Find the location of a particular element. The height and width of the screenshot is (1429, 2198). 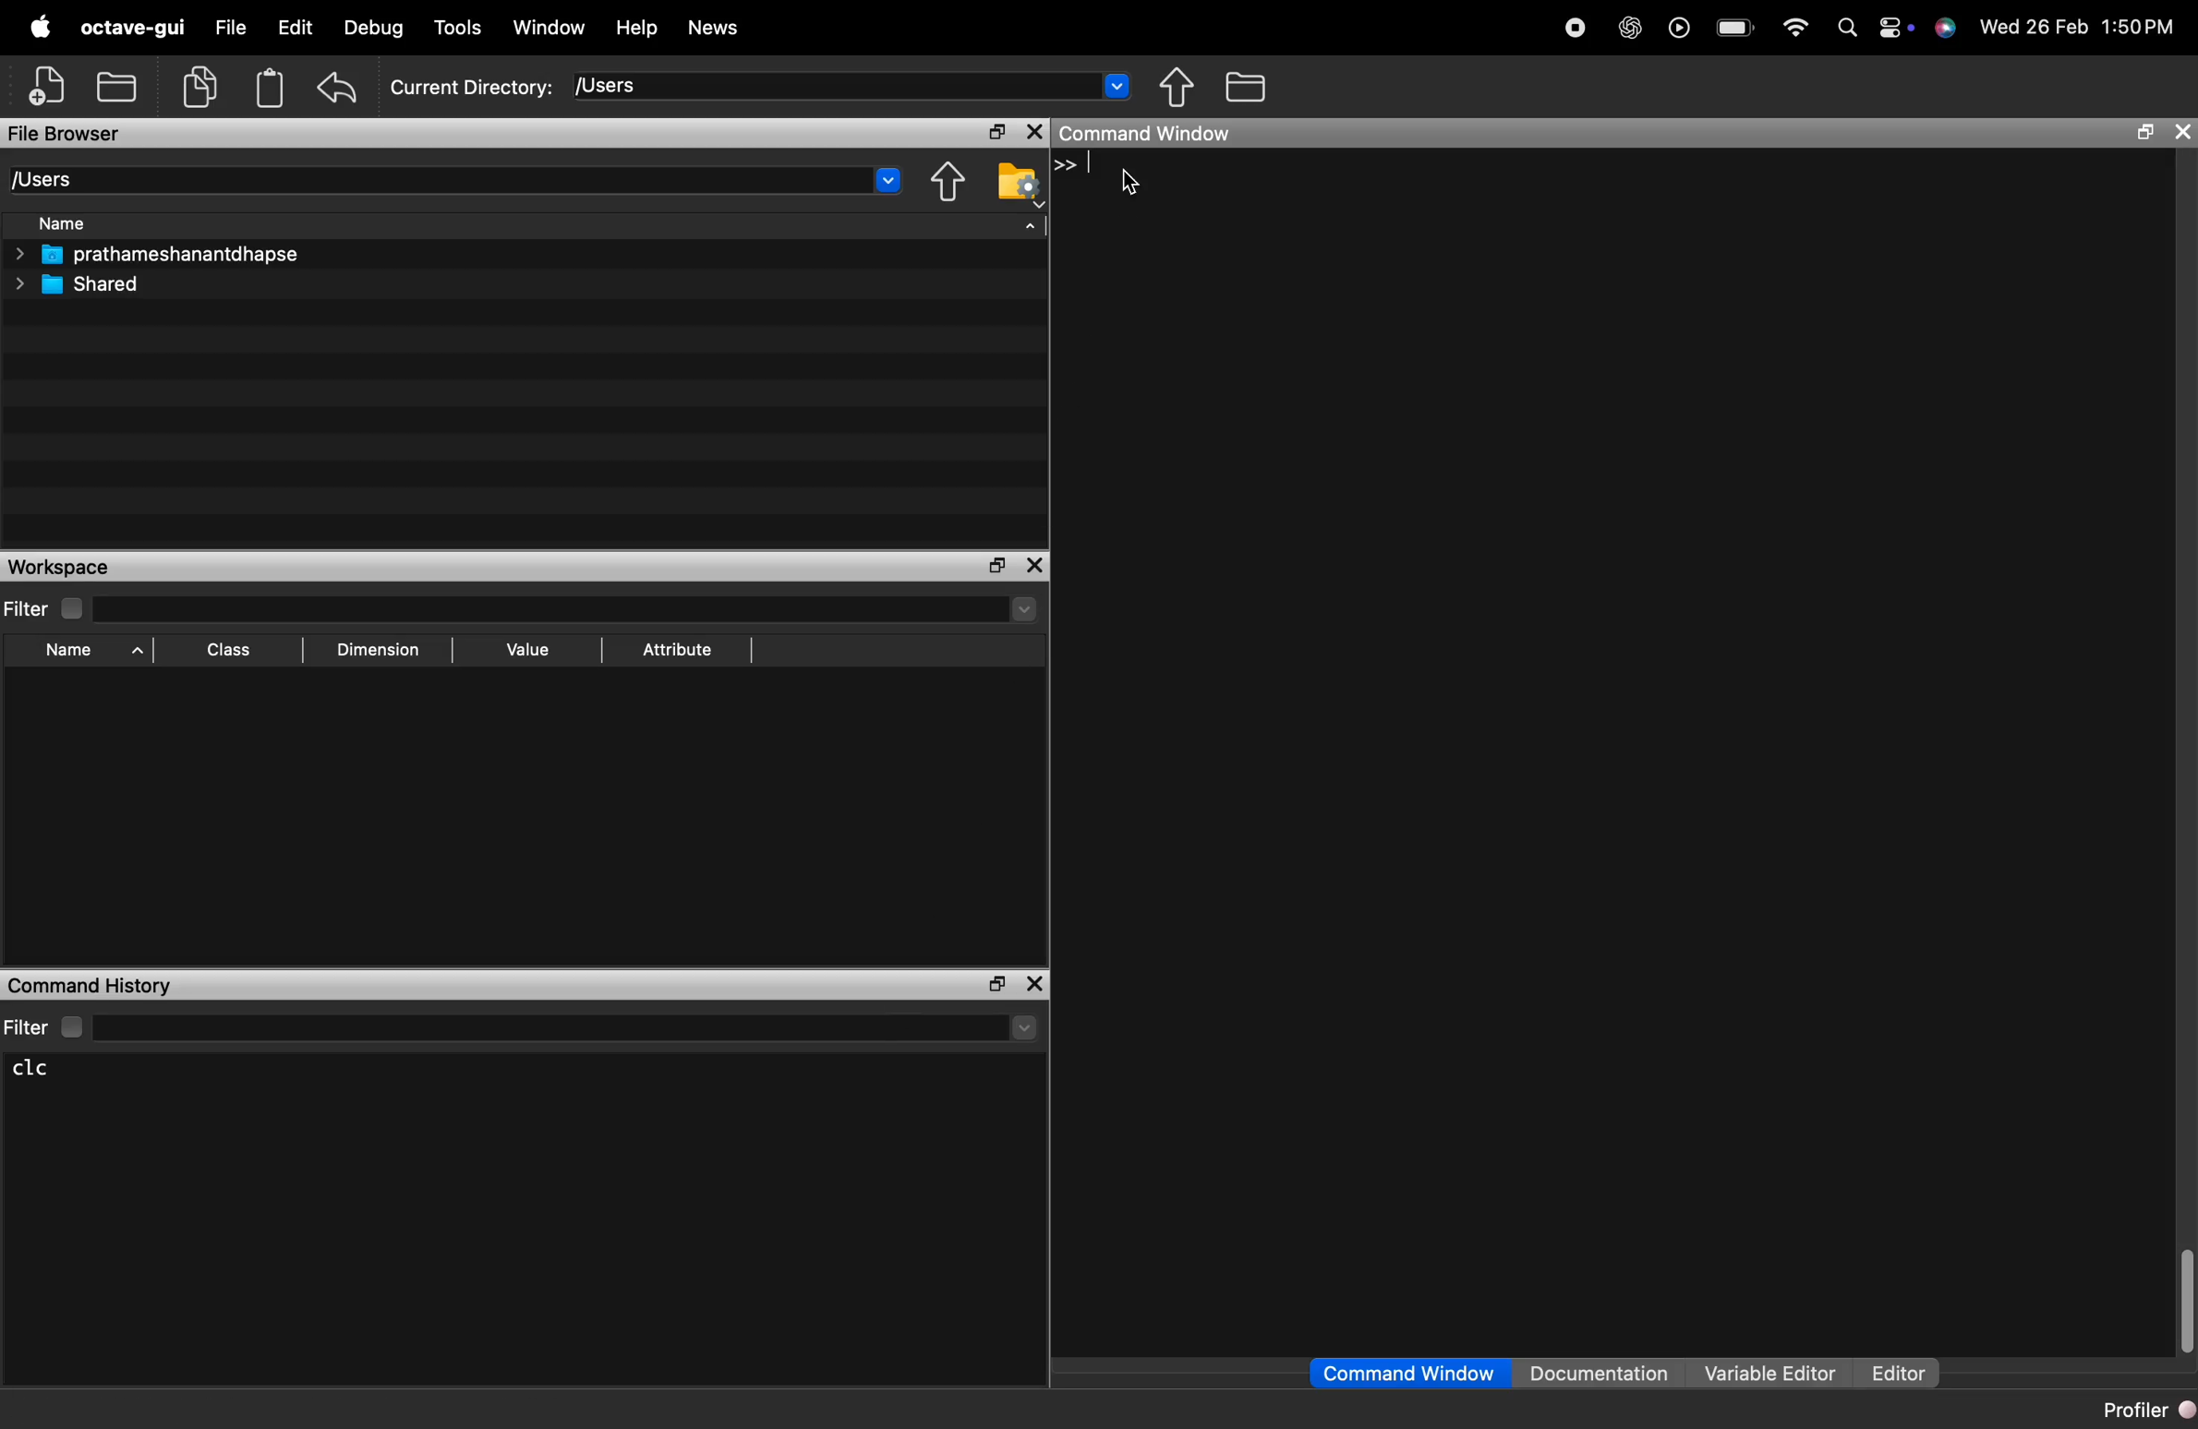

Shared is located at coordinates (81, 284).